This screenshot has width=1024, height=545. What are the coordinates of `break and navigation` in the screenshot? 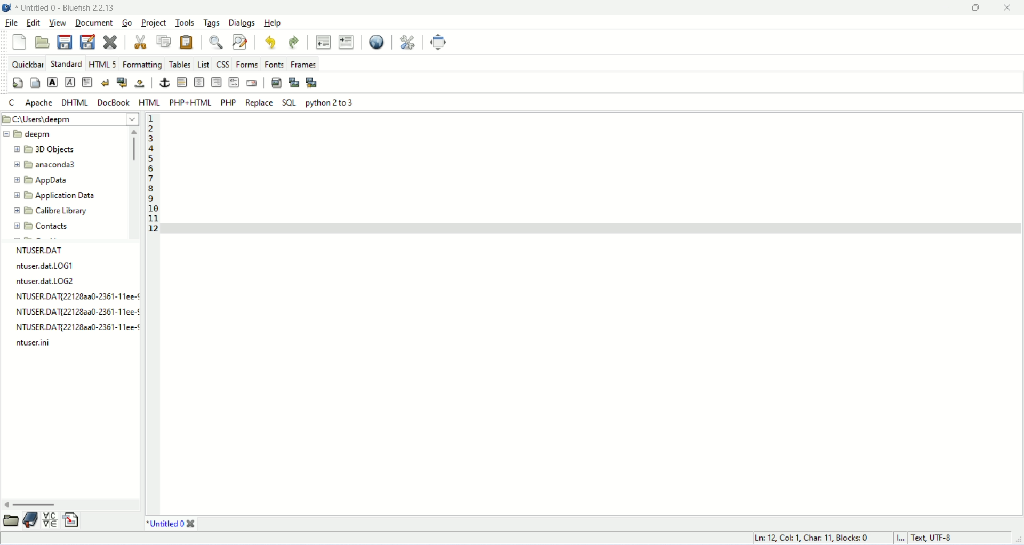 It's located at (122, 83).